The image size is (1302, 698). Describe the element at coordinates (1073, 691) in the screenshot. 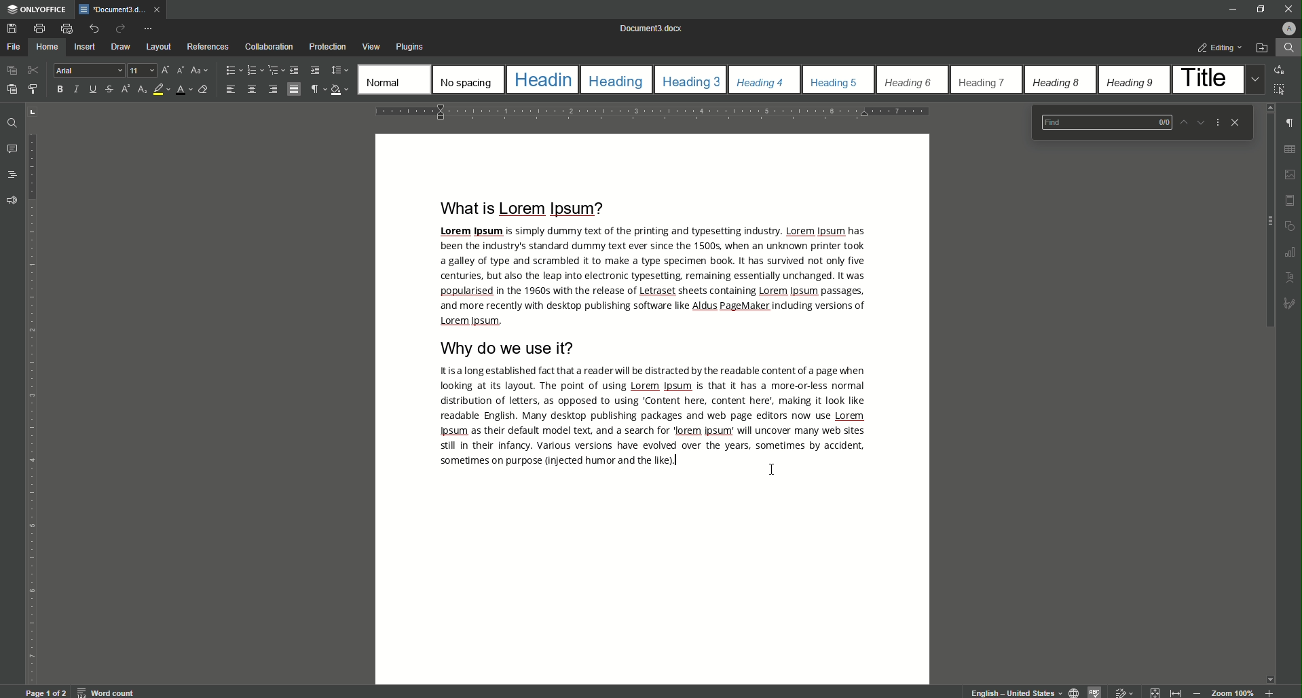

I see `globe` at that location.